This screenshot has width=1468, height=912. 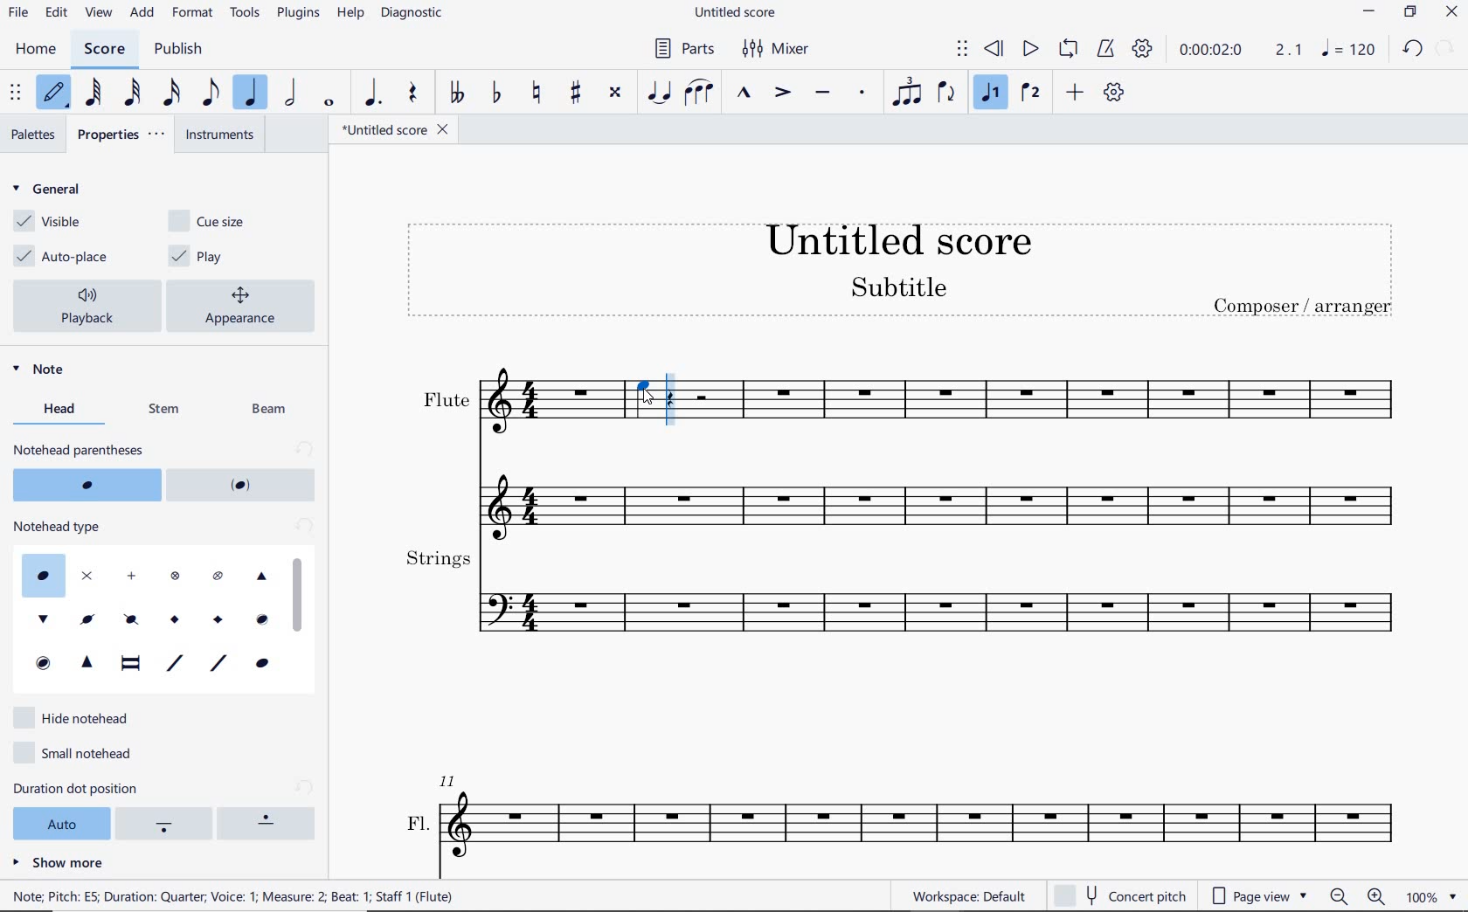 I want to click on ADD, so click(x=142, y=13).